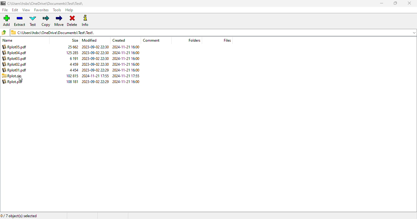  Describe the element at coordinates (95, 70) in the screenshot. I see `2023-09-02 22:29` at that location.